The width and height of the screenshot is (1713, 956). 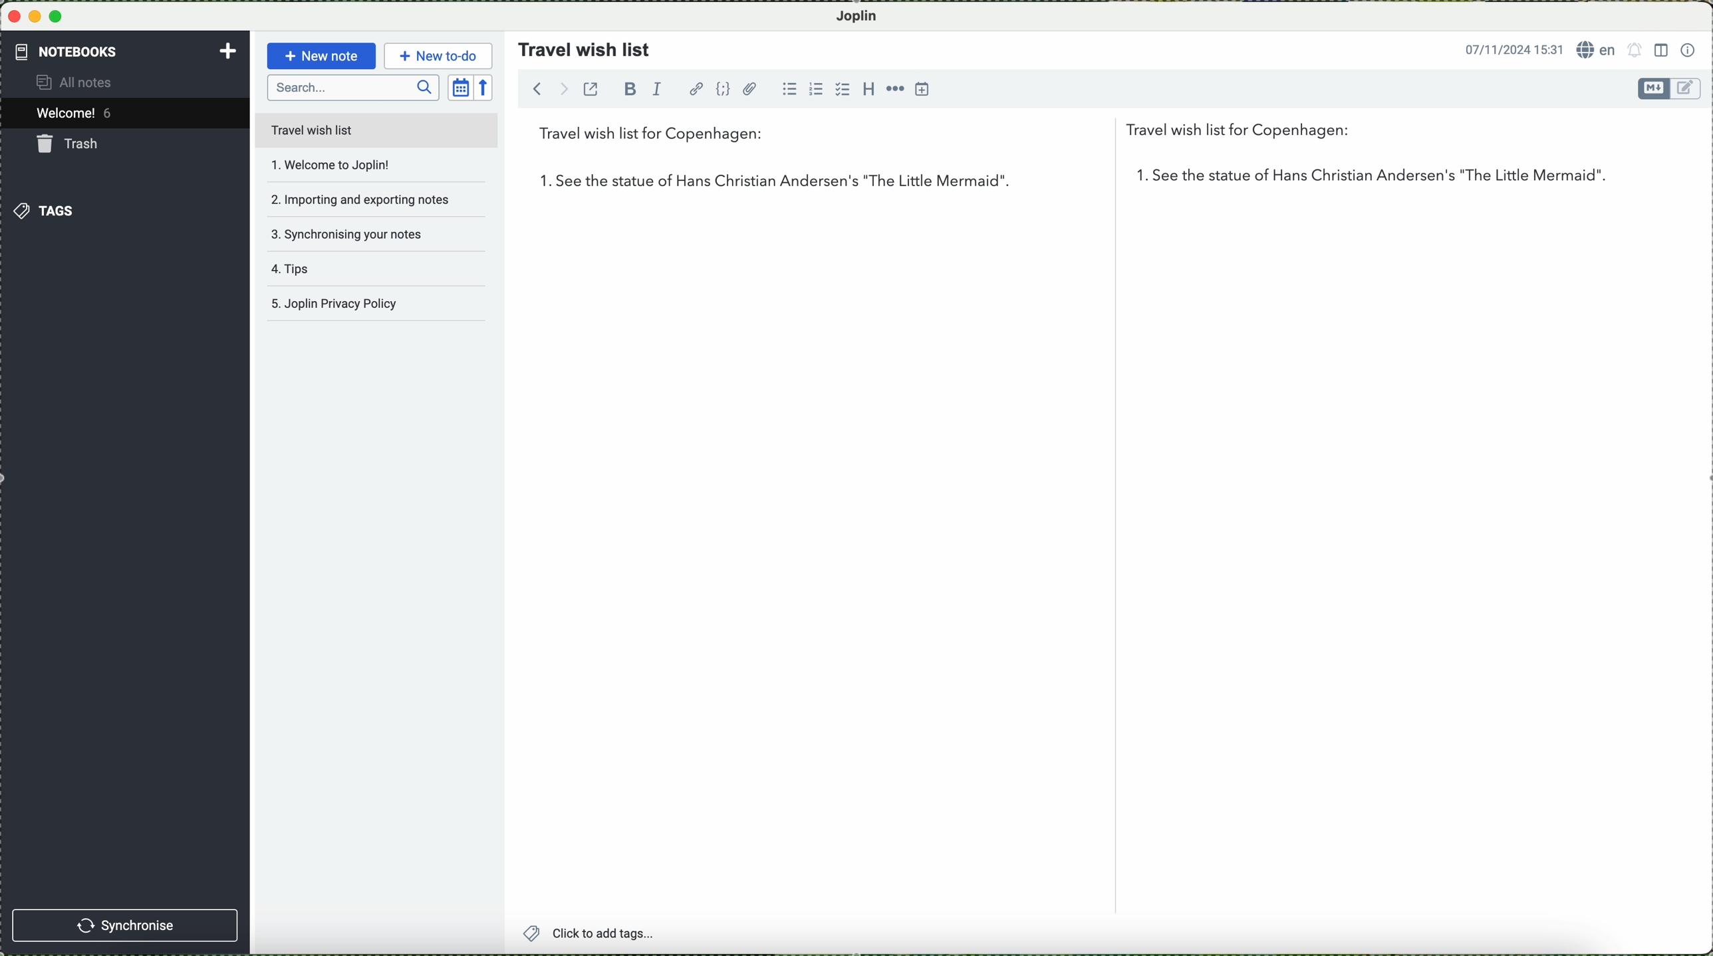 What do you see at coordinates (543, 92) in the screenshot?
I see `navigate` at bounding box center [543, 92].